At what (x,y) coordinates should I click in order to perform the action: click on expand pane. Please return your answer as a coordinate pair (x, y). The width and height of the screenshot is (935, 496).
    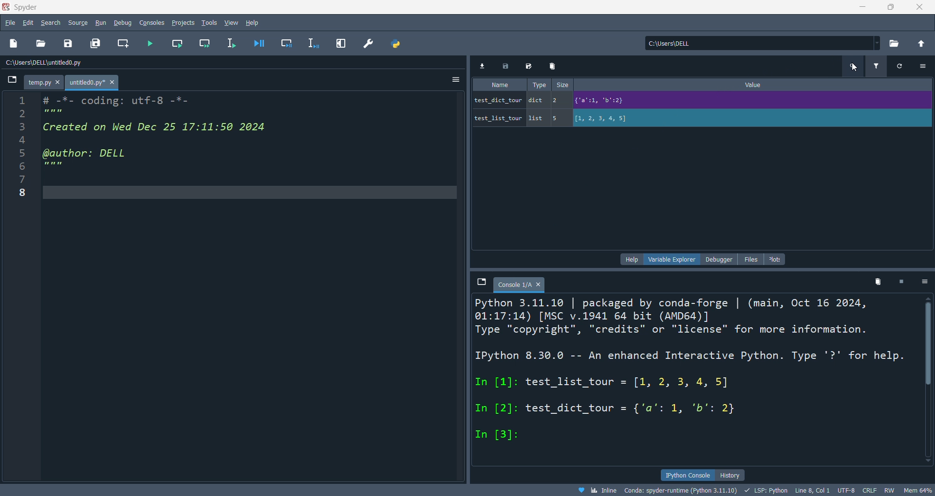
    Looking at the image, I should click on (339, 43).